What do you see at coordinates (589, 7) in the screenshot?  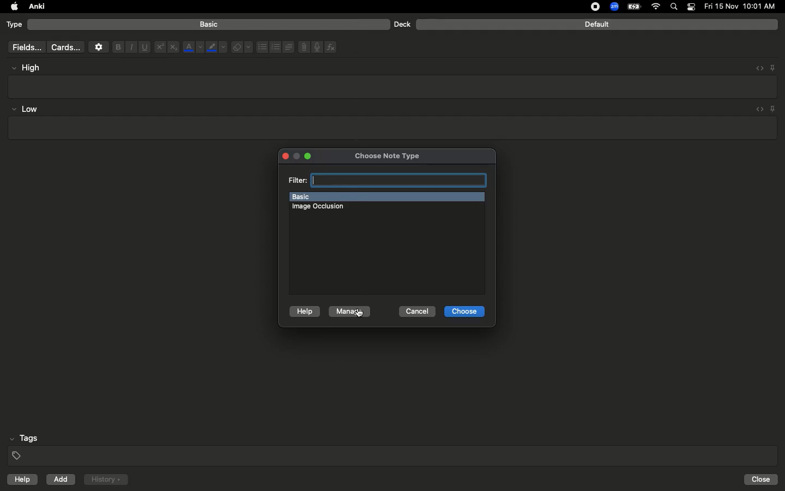 I see `recording` at bounding box center [589, 7].